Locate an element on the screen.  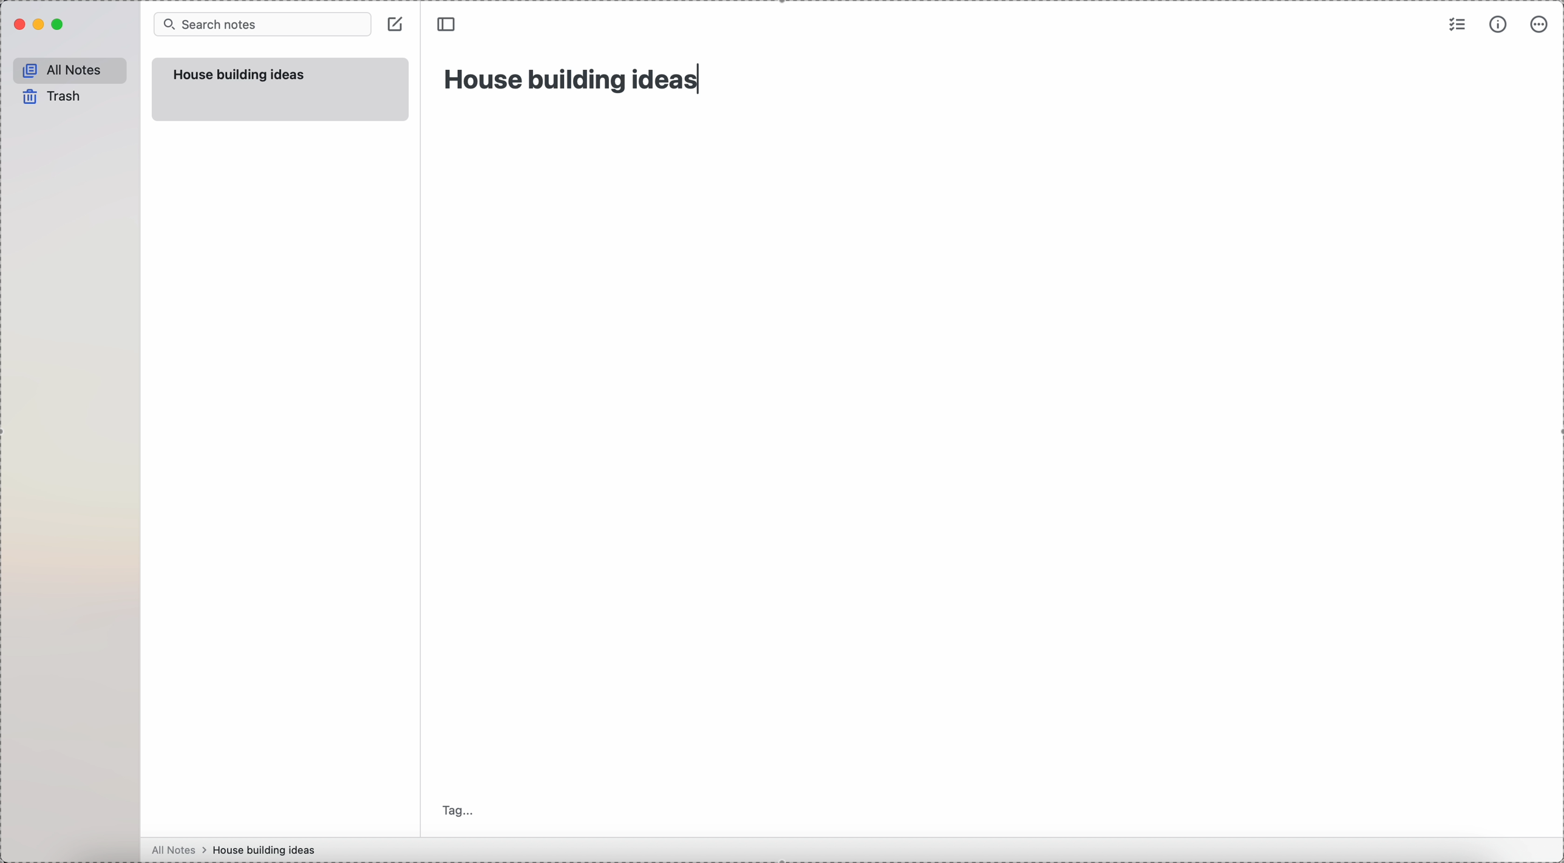
metrics is located at coordinates (1498, 26).